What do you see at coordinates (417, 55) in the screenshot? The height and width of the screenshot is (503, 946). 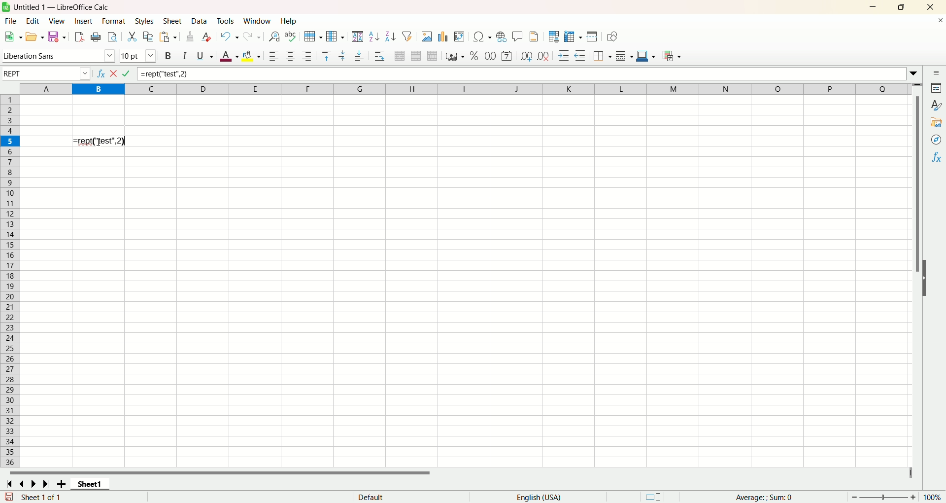 I see `merge cells` at bounding box center [417, 55].